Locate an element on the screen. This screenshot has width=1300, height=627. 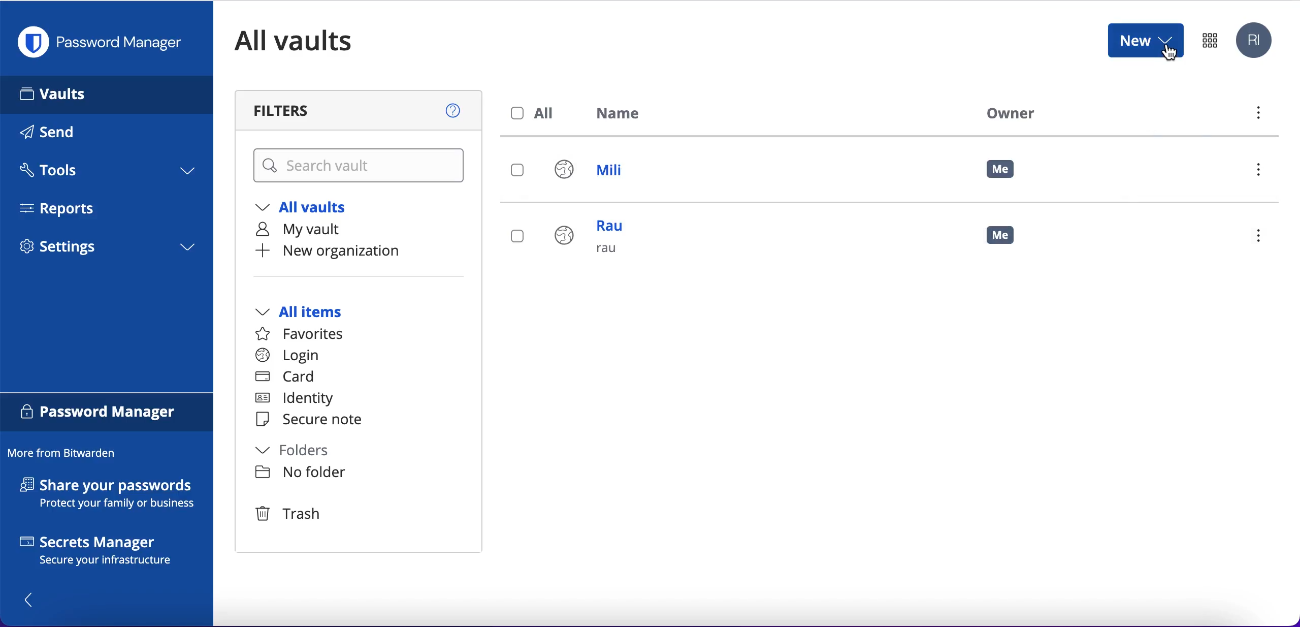
trash is located at coordinates (290, 515).